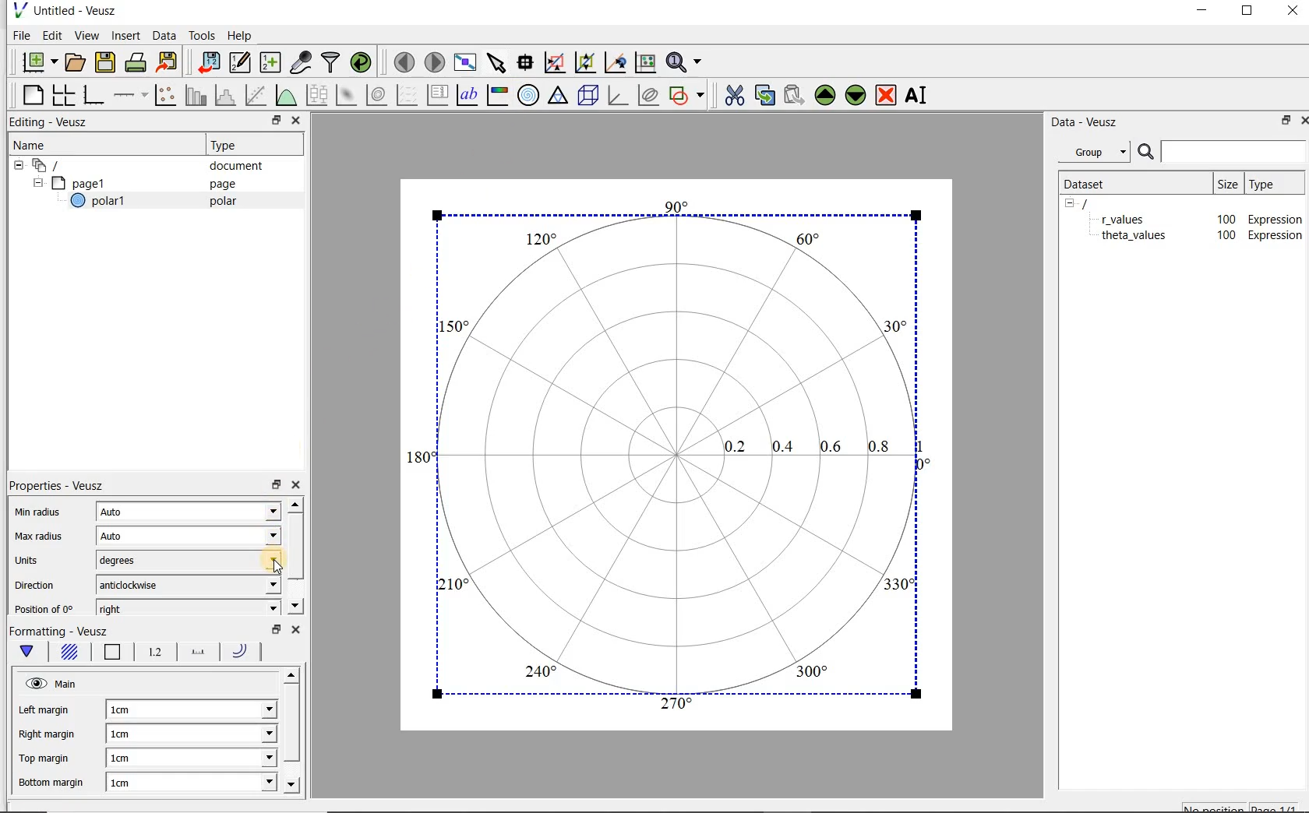 The height and width of the screenshot is (813, 1309). What do you see at coordinates (133, 709) in the screenshot?
I see `1cm` at bounding box center [133, 709].